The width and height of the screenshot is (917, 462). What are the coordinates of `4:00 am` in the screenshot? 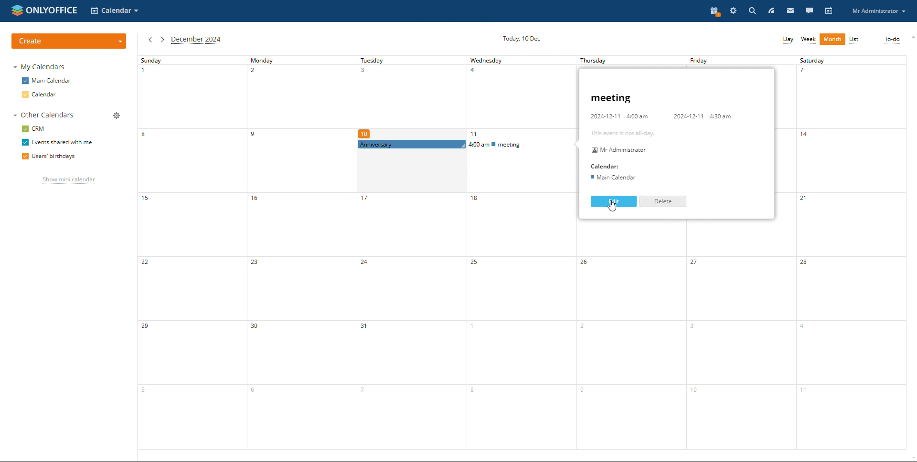 It's located at (640, 117).